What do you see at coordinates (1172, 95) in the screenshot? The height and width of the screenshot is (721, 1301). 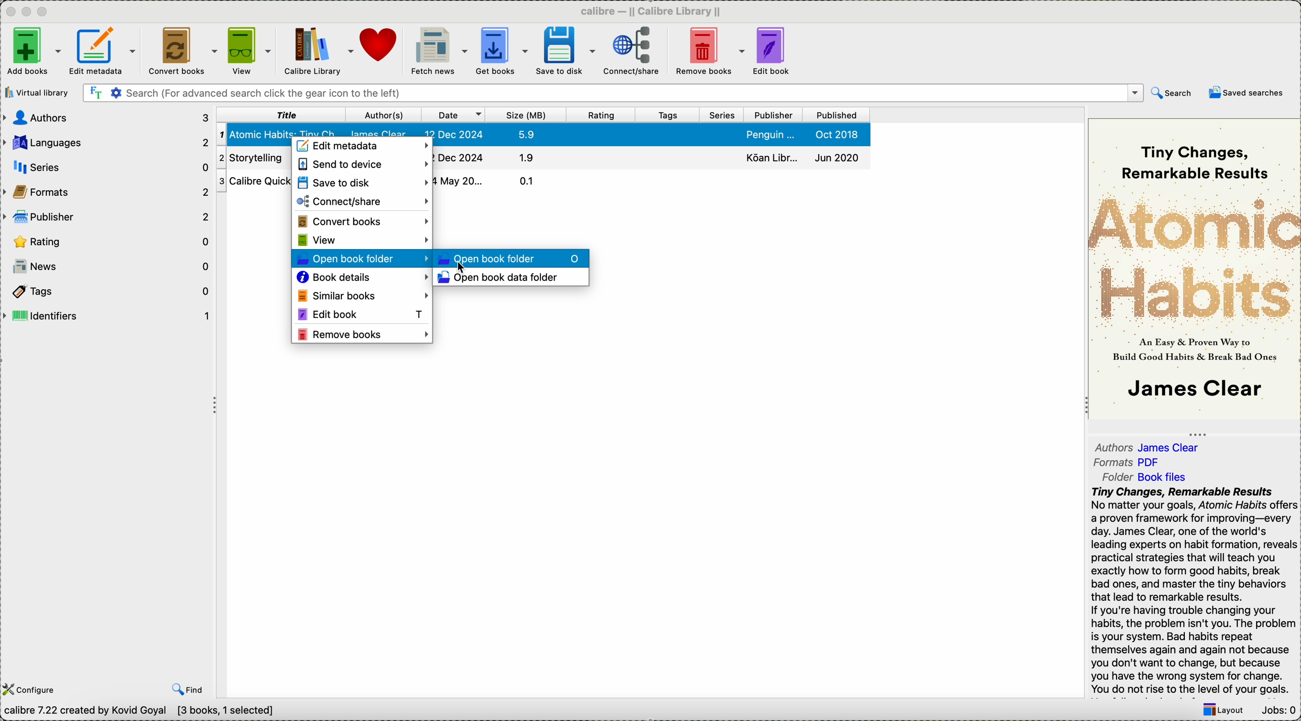 I see `search` at bounding box center [1172, 95].